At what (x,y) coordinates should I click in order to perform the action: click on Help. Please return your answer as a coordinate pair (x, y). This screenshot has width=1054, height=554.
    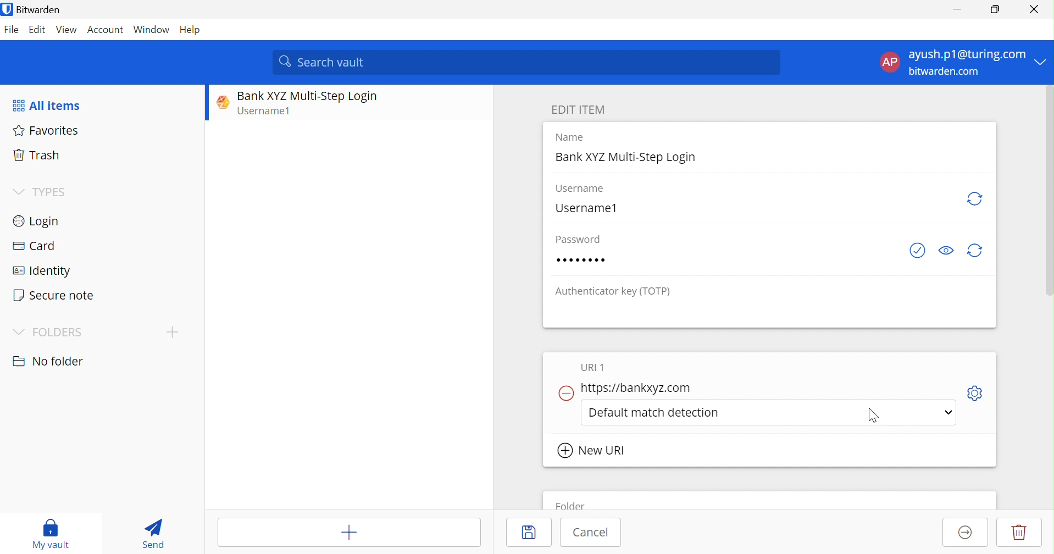
    Looking at the image, I should click on (192, 31).